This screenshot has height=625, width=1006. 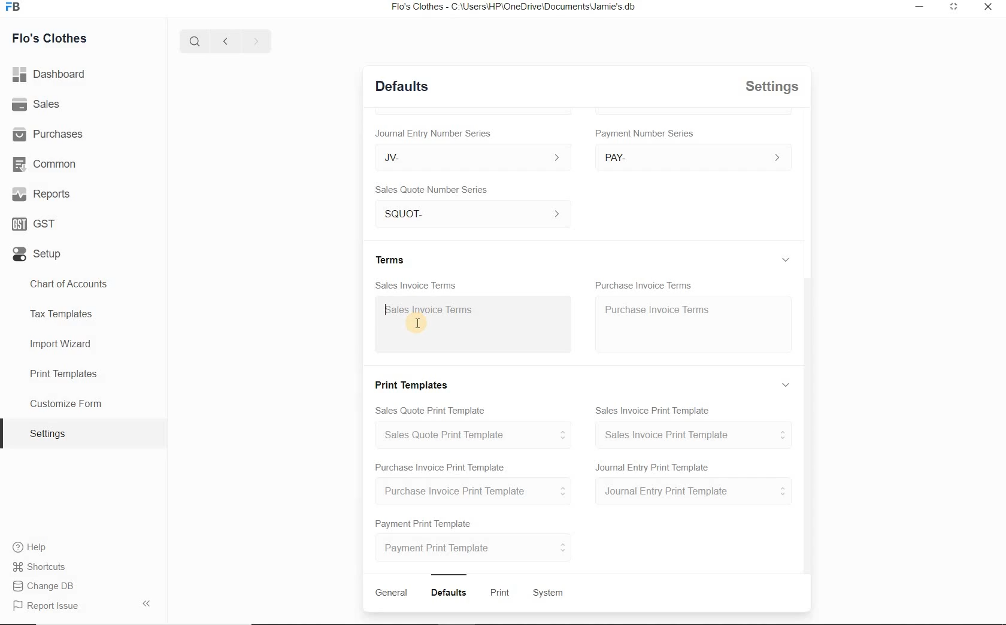 I want to click on Change DB, so click(x=44, y=587).